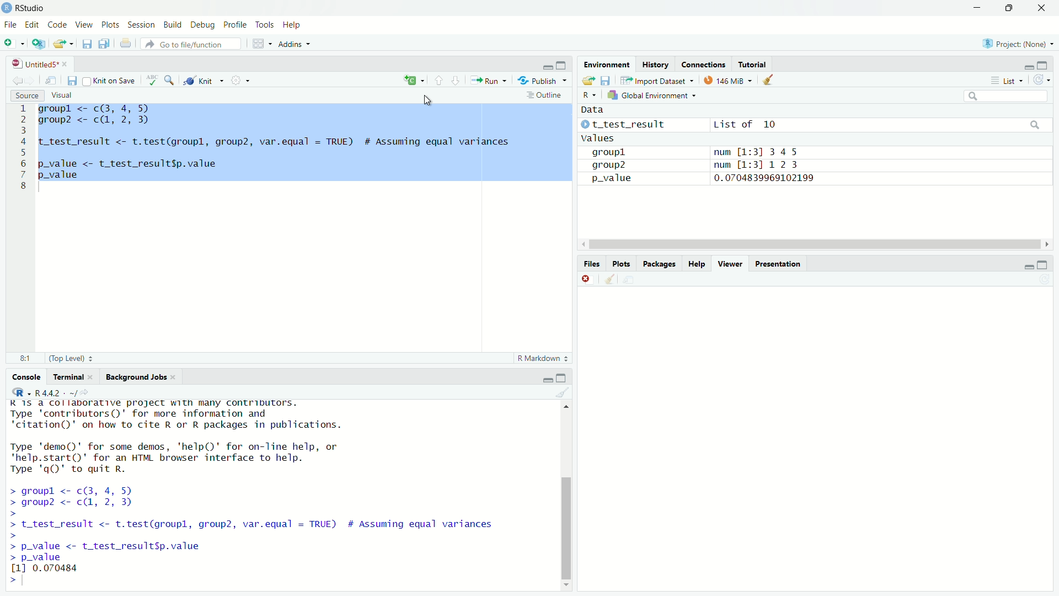 The height and width of the screenshot is (596, 1059). What do you see at coordinates (606, 80) in the screenshot?
I see `save workspace as` at bounding box center [606, 80].